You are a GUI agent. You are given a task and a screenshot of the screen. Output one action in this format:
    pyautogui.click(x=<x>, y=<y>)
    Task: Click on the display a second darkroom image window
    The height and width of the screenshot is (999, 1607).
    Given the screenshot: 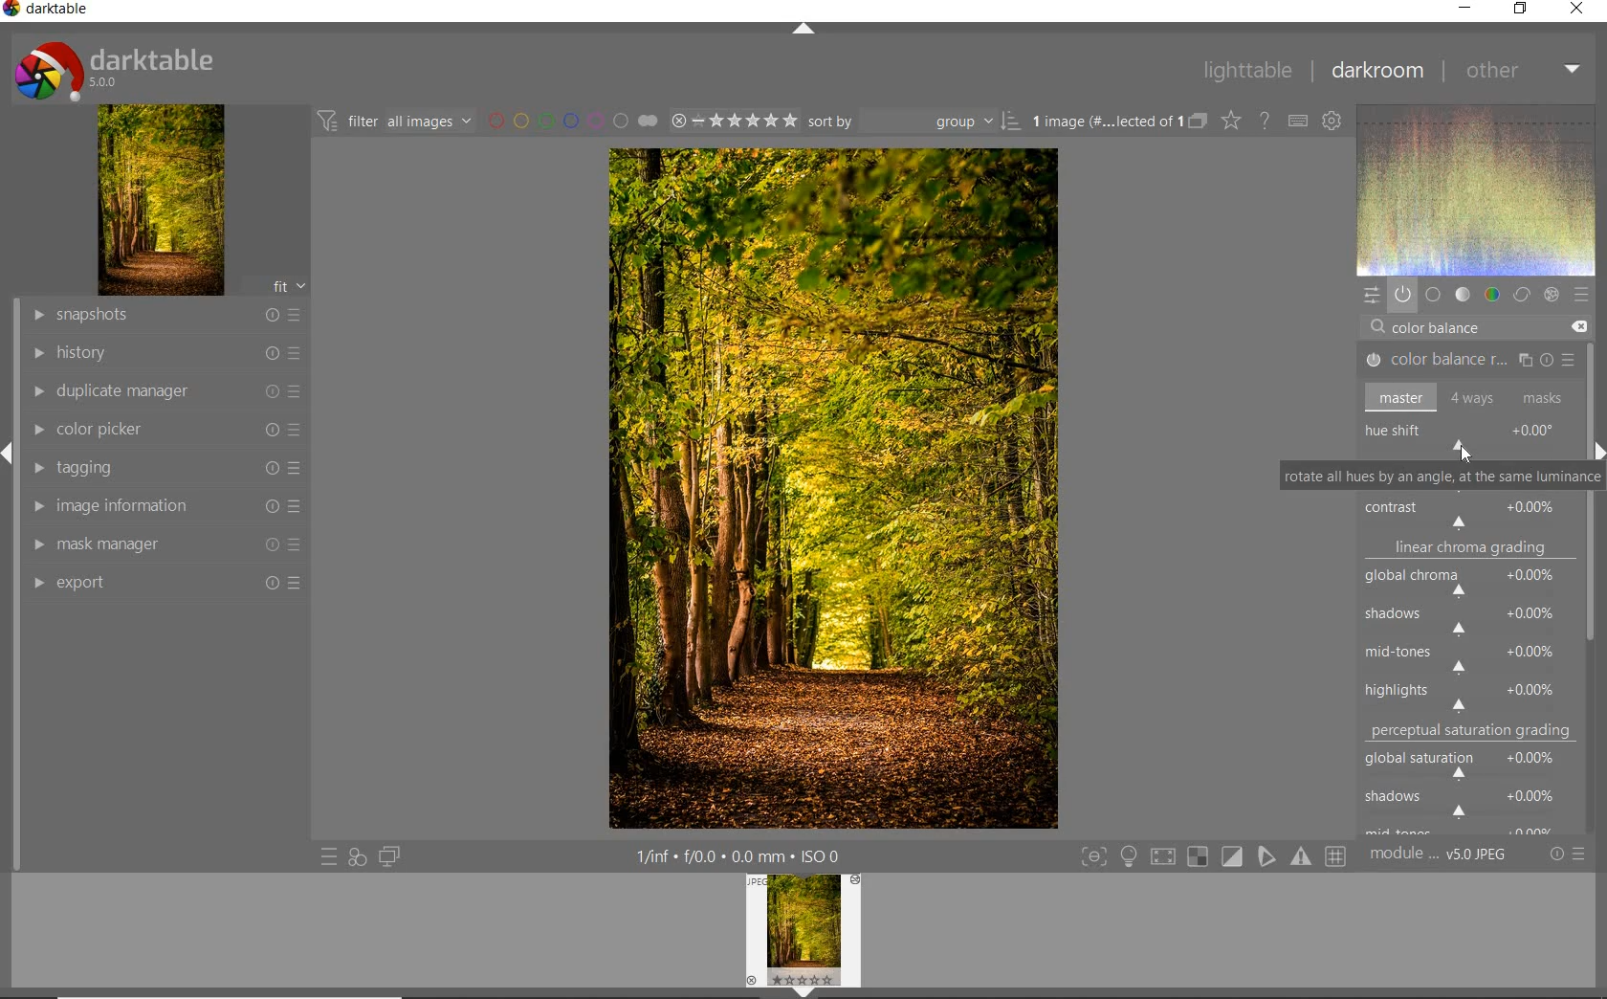 What is the action you would take?
    pyautogui.click(x=385, y=856)
    